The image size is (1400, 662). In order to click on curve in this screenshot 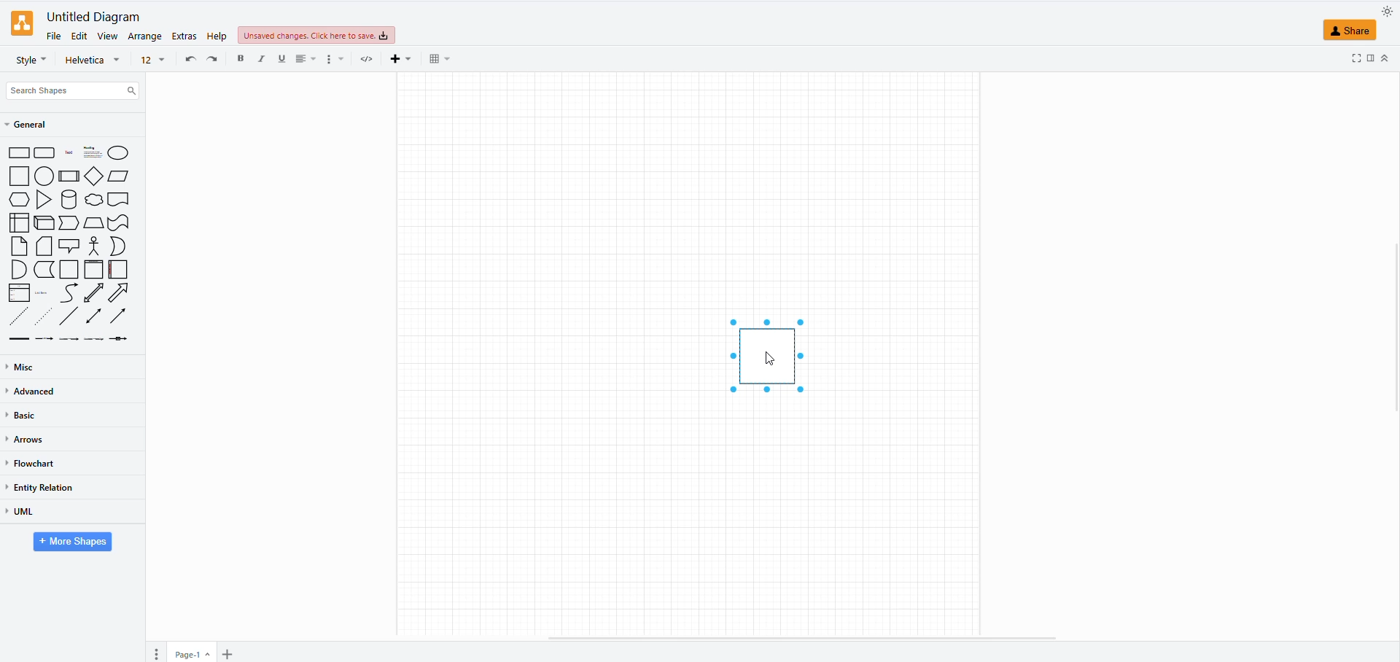, I will do `click(69, 292)`.